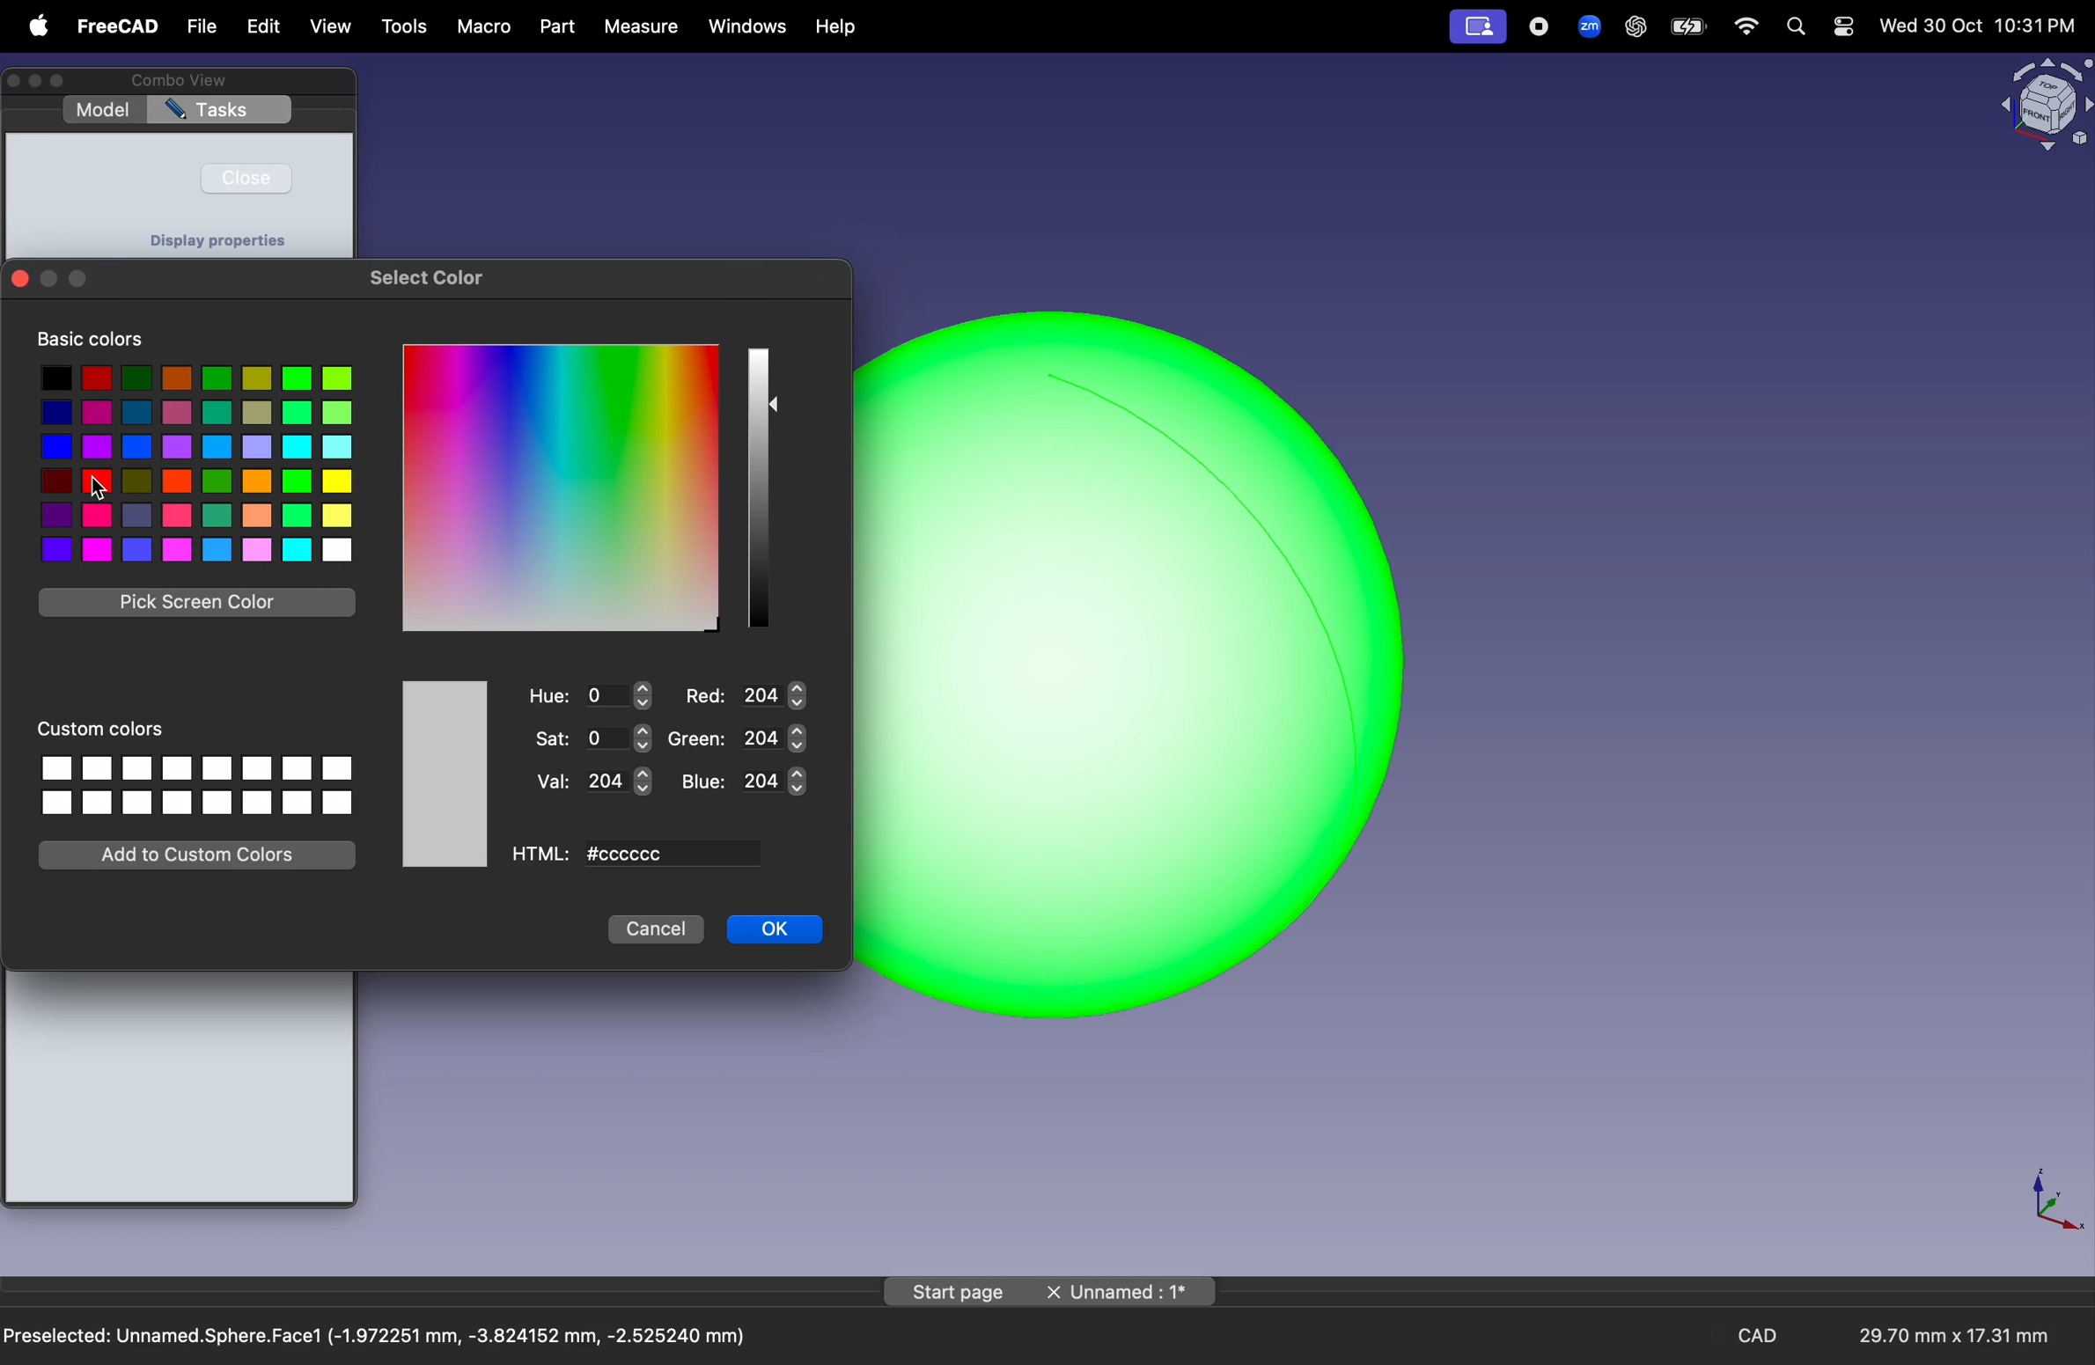  What do you see at coordinates (202, 853) in the screenshot?
I see `add custom color` at bounding box center [202, 853].